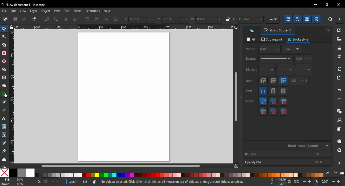 The height and width of the screenshot is (186, 345). What do you see at coordinates (252, 30) in the screenshot?
I see `layers and objects` at bounding box center [252, 30].